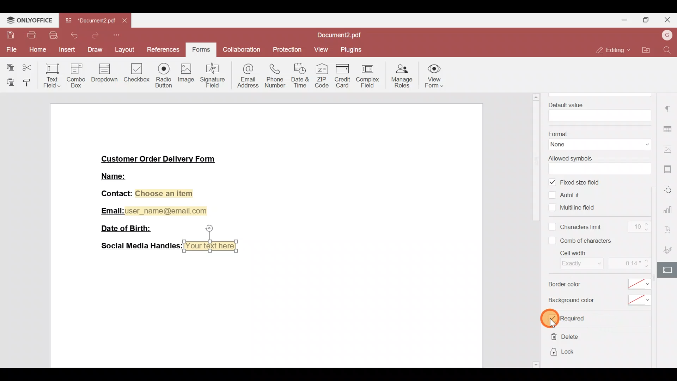  I want to click on Home, so click(37, 50).